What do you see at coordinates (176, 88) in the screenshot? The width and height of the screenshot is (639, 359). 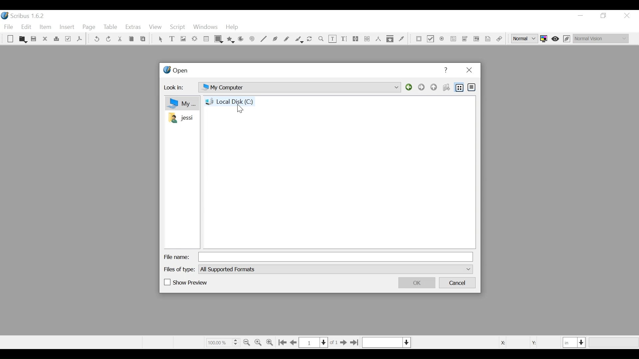 I see `Look in` at bounding box center [176, 88].